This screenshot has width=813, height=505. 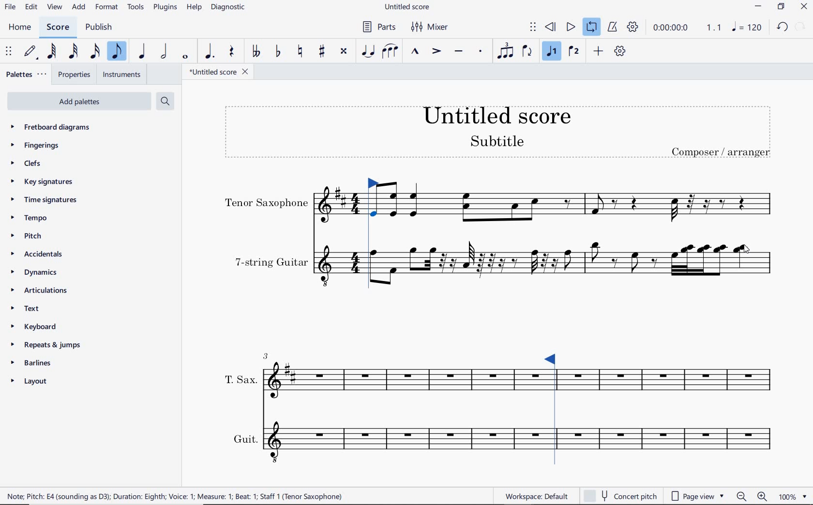 I want to click on TEMPO, so click(x=29, y=218).